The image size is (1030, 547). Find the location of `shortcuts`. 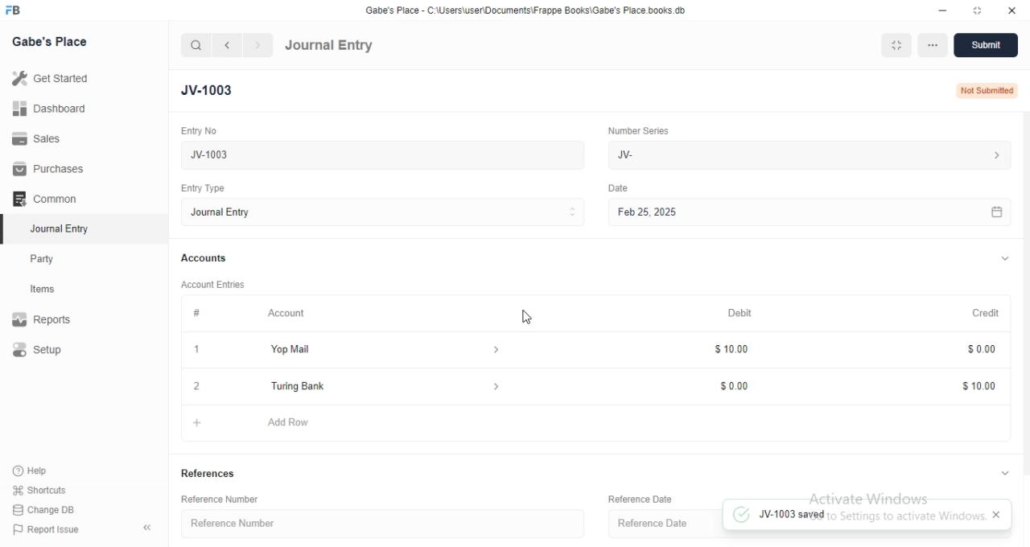

shortcuts is located at coordinates (50, 489).